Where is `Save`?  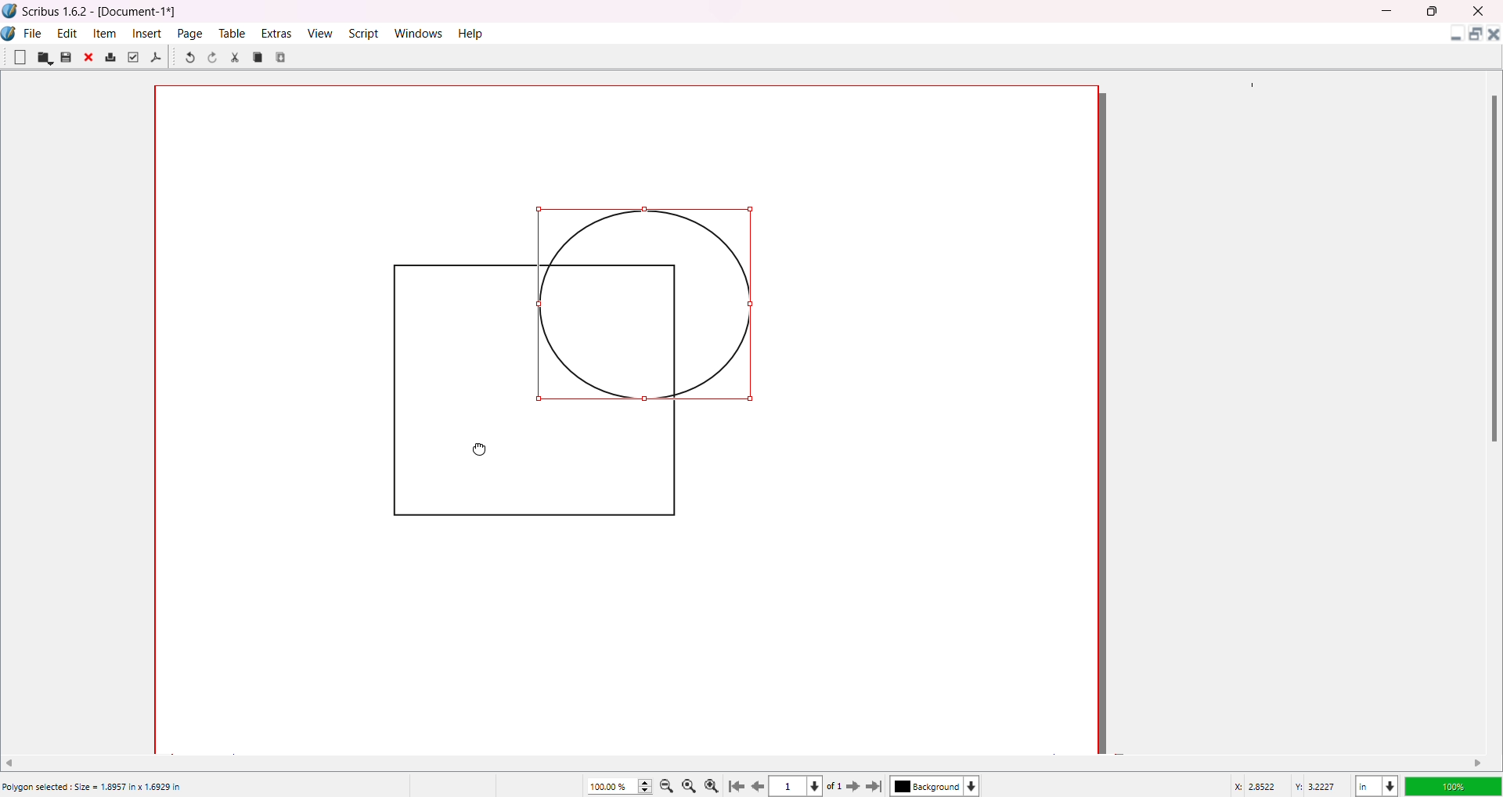
Save is located at coordinates (66, 57).